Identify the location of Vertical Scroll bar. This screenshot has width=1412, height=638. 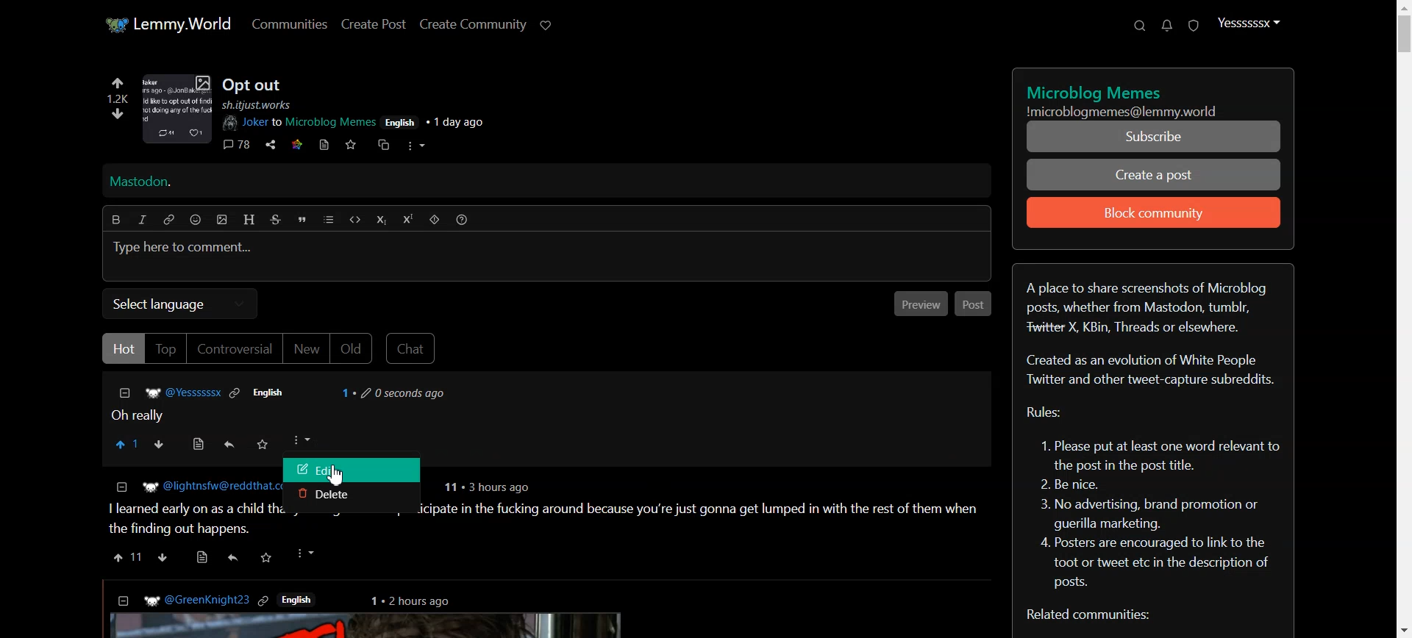
(1402, 319).